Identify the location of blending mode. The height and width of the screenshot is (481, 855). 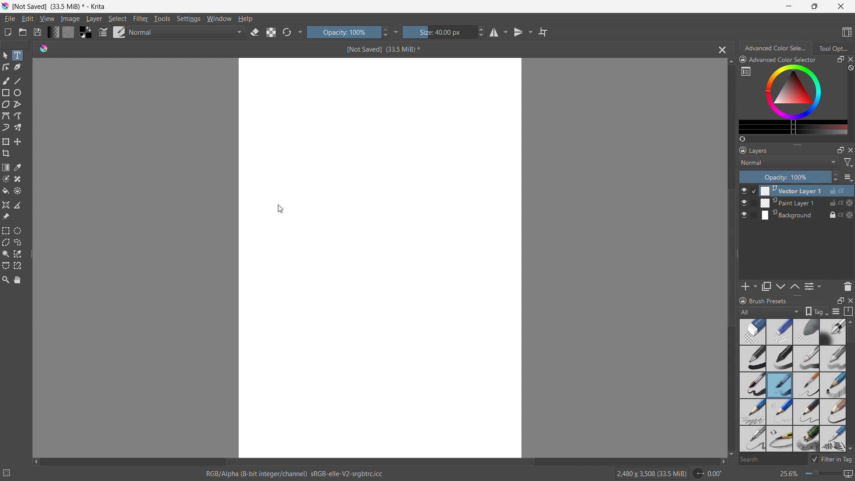
(187, 33).